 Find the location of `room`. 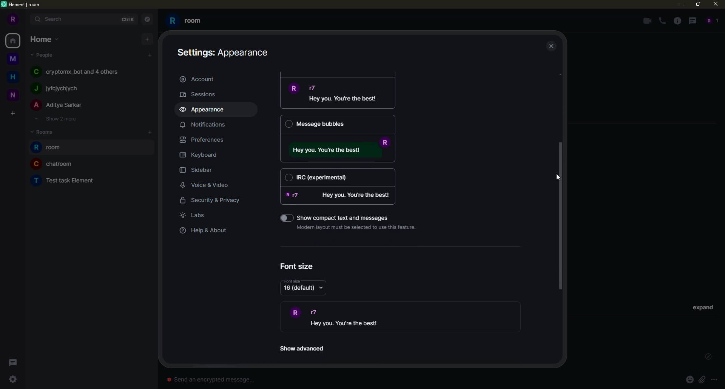

room is located at coordinates (66, 179).